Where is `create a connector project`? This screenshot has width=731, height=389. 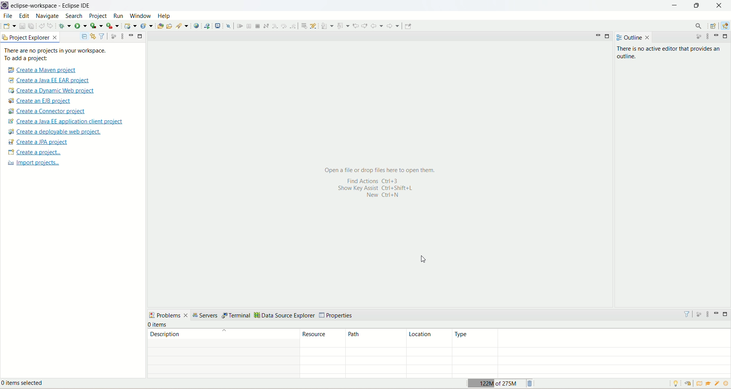 create a connector project is located at coordinates (48, 112).